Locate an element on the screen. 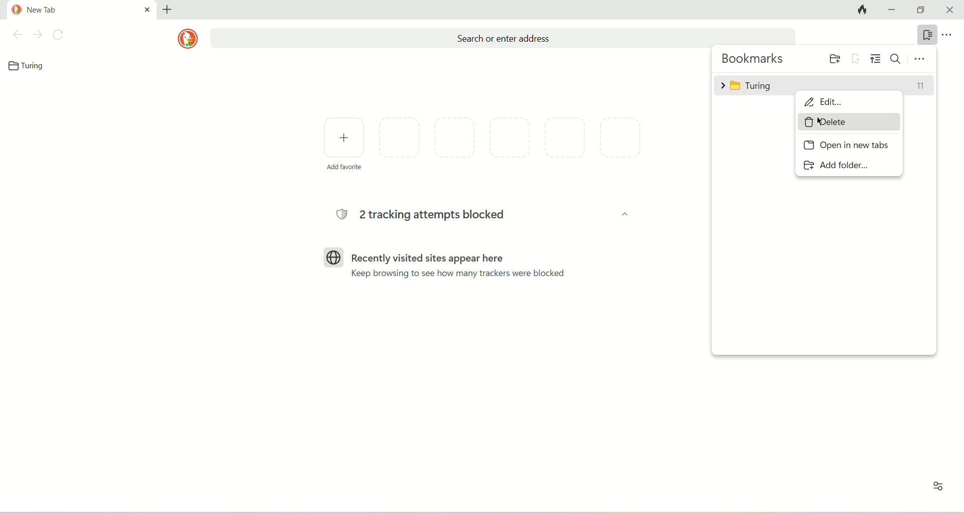 This screenshot has height=513, width=964. search is located at coordinates (502, 38).